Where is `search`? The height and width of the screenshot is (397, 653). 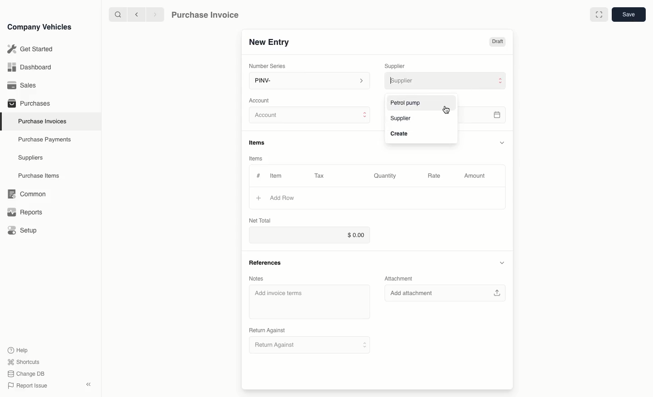 search is located at coordinates (118, 14).